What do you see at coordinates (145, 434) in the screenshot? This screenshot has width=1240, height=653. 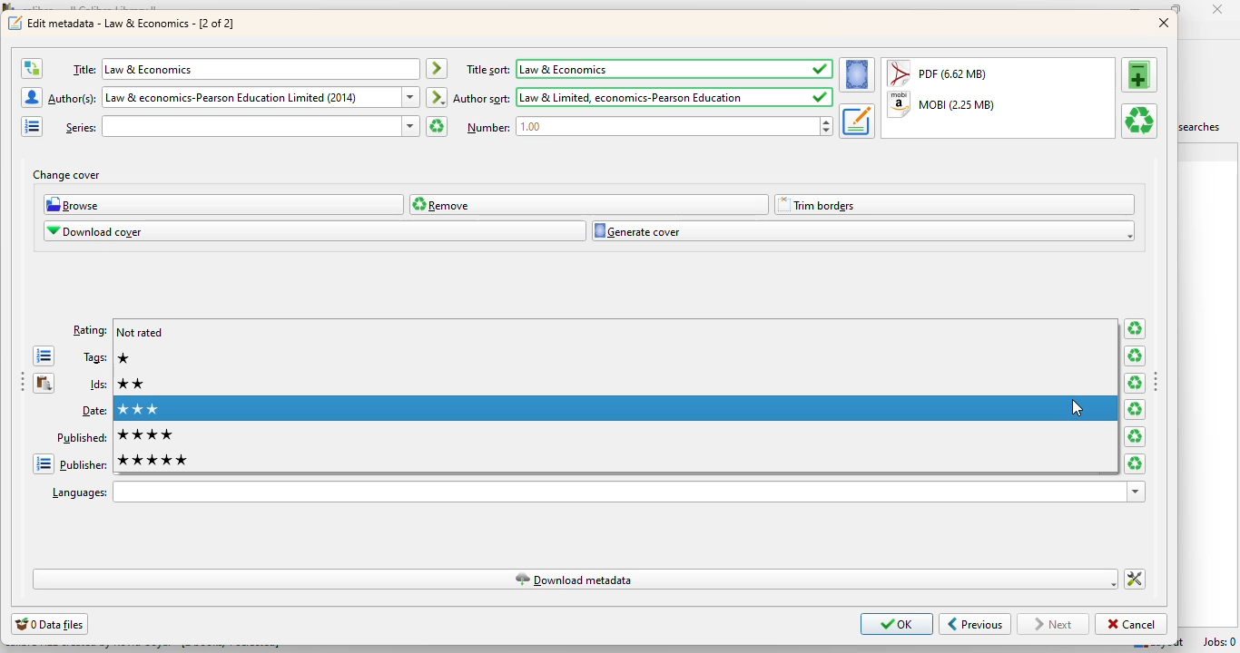 I see `4 stars` at bounding box center [145, 434].